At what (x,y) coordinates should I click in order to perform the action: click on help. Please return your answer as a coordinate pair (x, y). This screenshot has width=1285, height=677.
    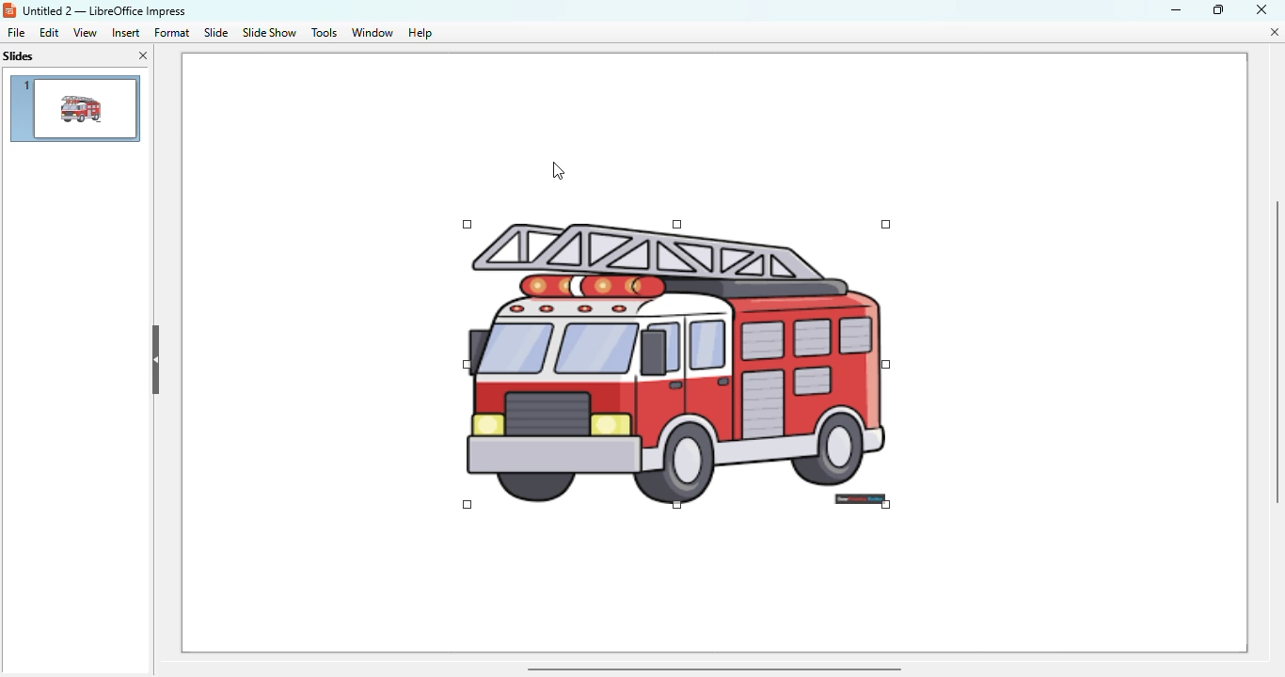
    Looking at the image, I should click on (420, 33).